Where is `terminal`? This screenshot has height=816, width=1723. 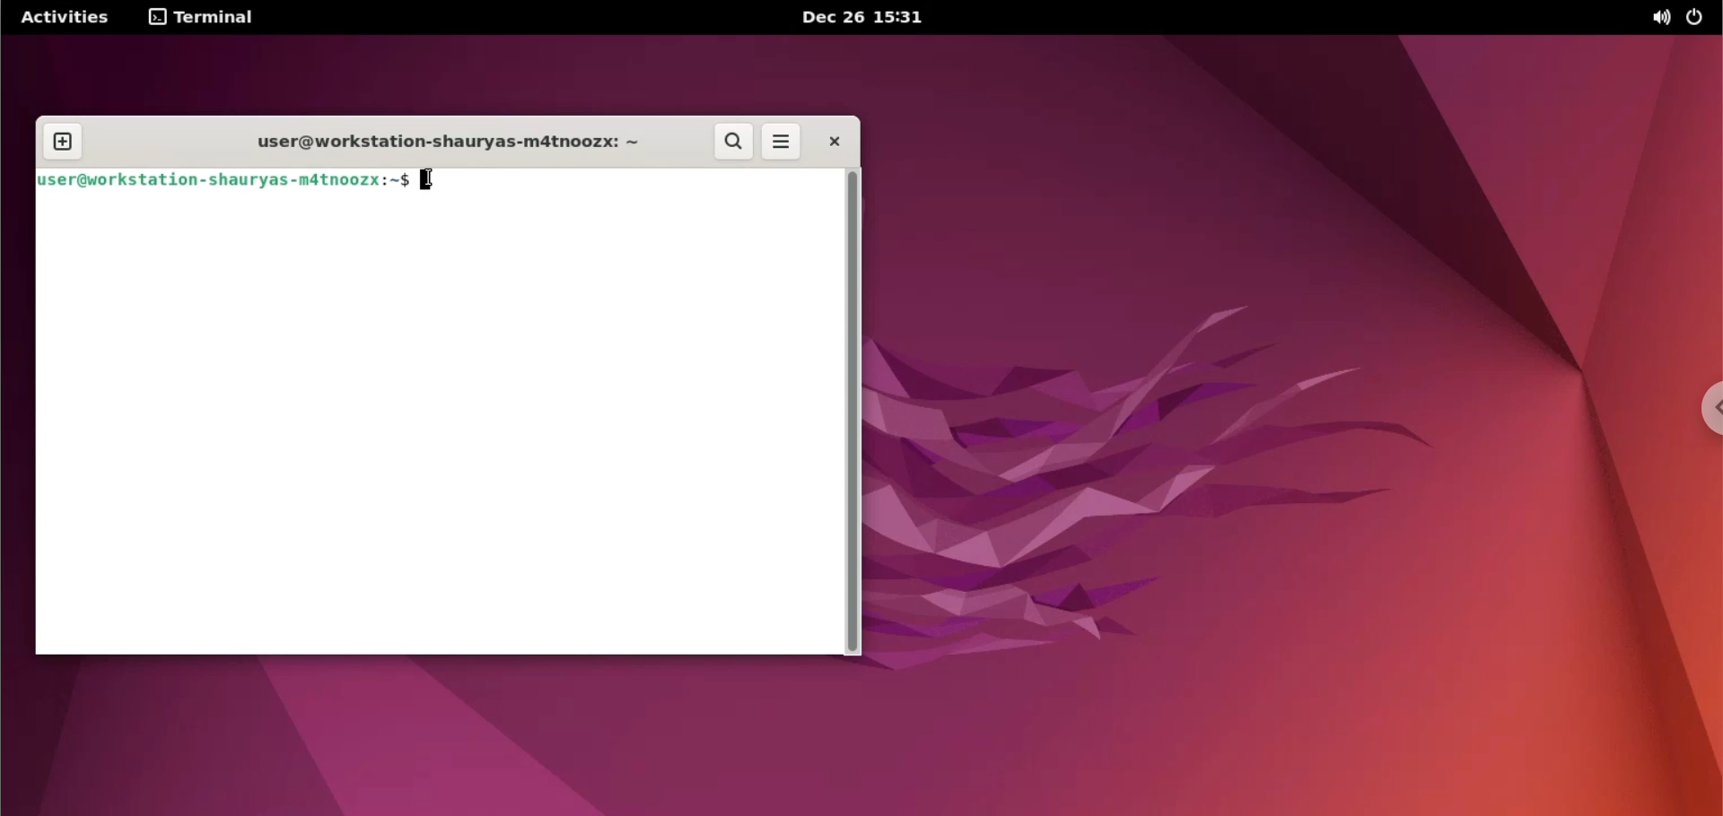
terminal is located at coordinates (207, 20).